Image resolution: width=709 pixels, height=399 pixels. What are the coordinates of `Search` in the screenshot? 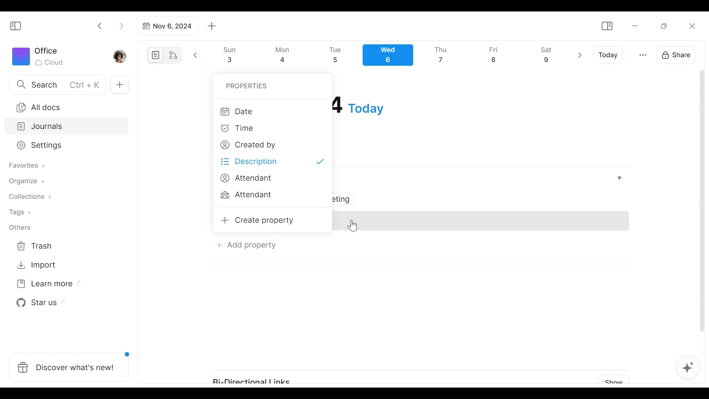 It's located at (56, 84).